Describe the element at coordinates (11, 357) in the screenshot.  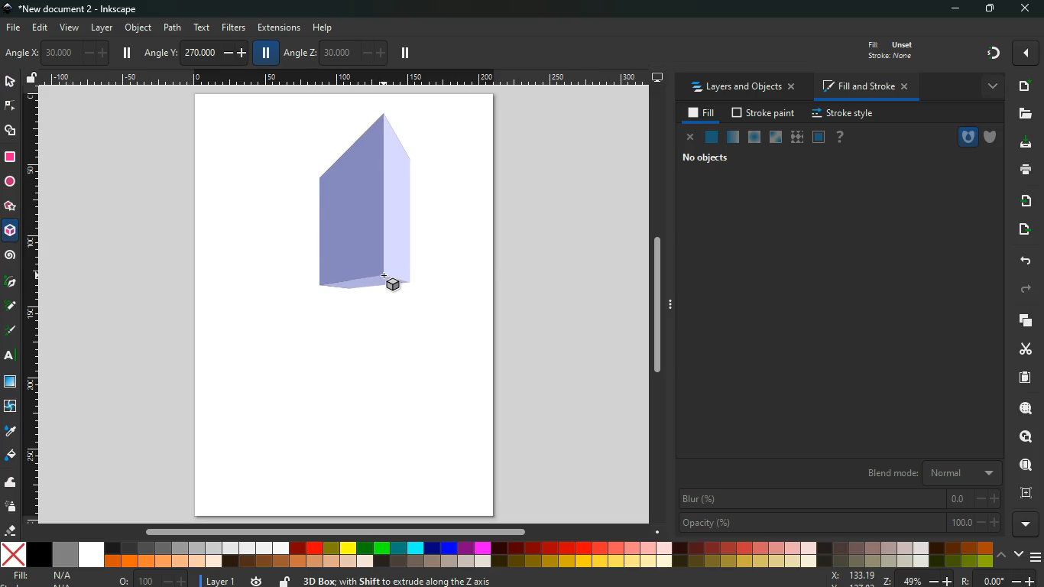
I see `text` at that location.